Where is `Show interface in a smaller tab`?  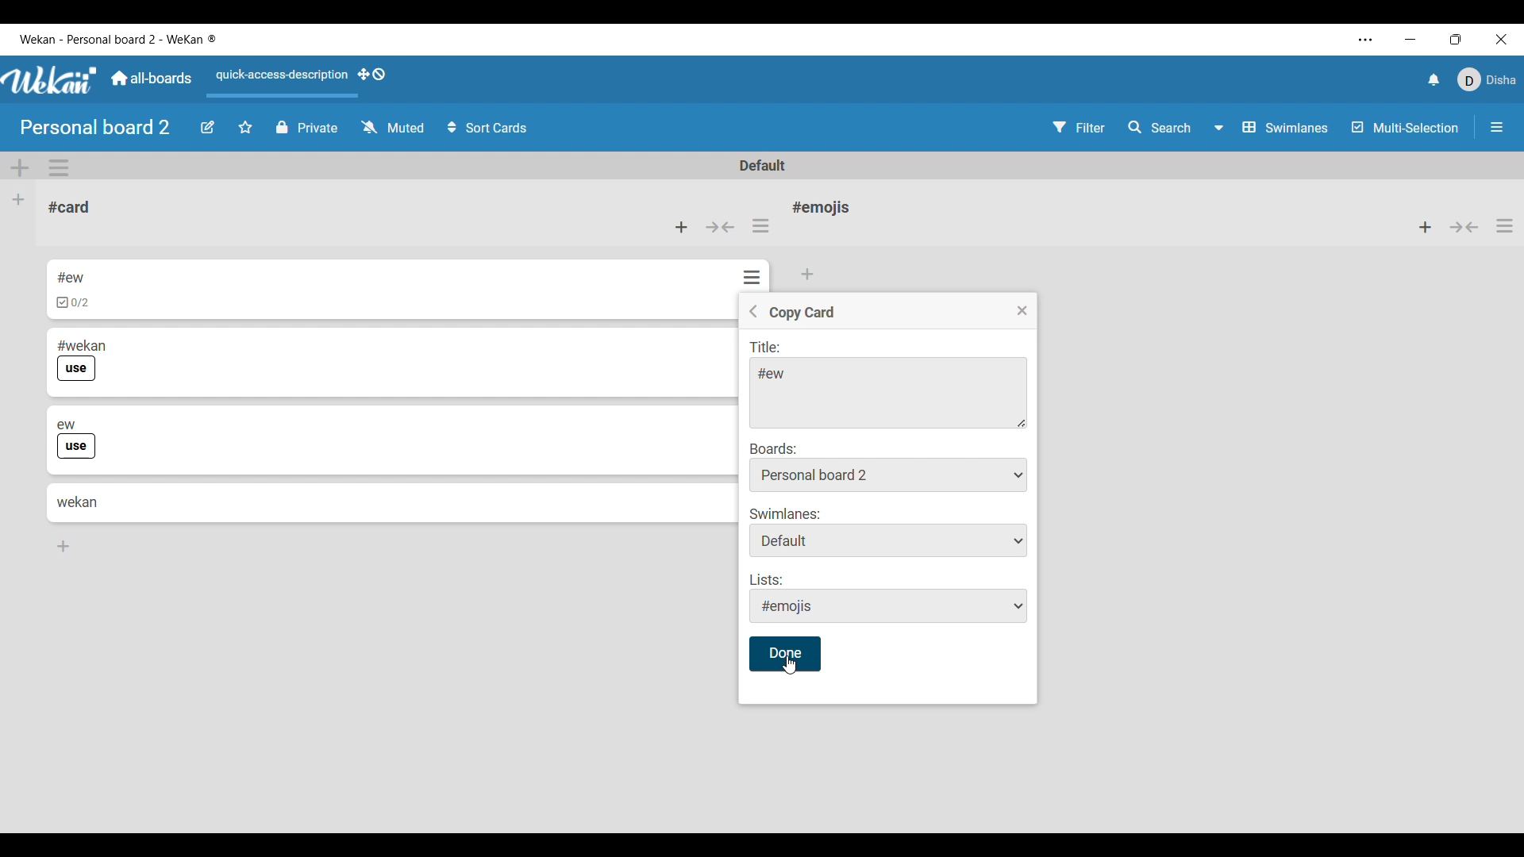
Show interface in a smaller tab is located at coordinates (1456, 39).